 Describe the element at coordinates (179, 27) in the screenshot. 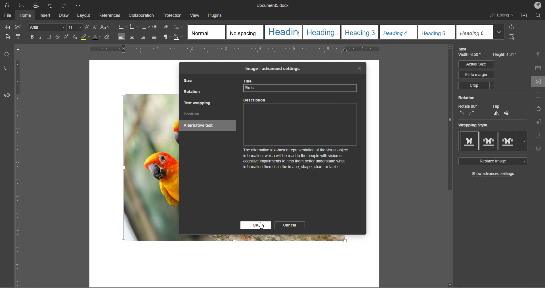

I see `Line Spacing` at that location.